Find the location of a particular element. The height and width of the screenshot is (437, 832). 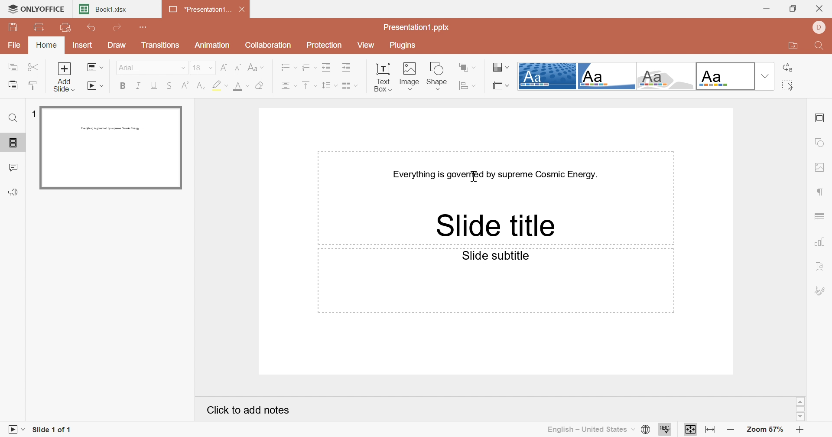

Corner is located at coordinates (353, 85).